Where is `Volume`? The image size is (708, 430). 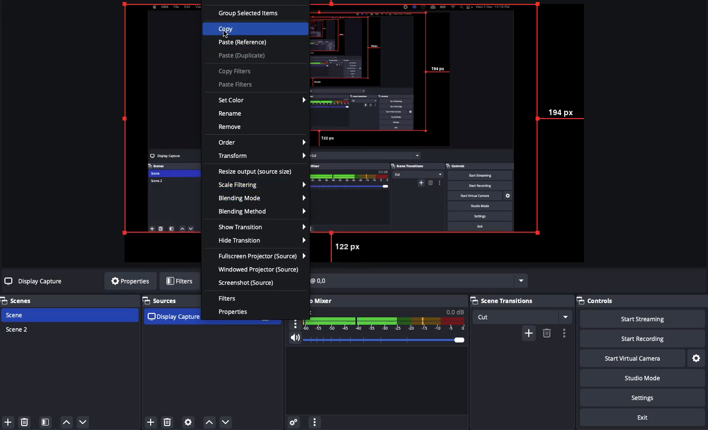 Volume is located at coordinates (378, 338).